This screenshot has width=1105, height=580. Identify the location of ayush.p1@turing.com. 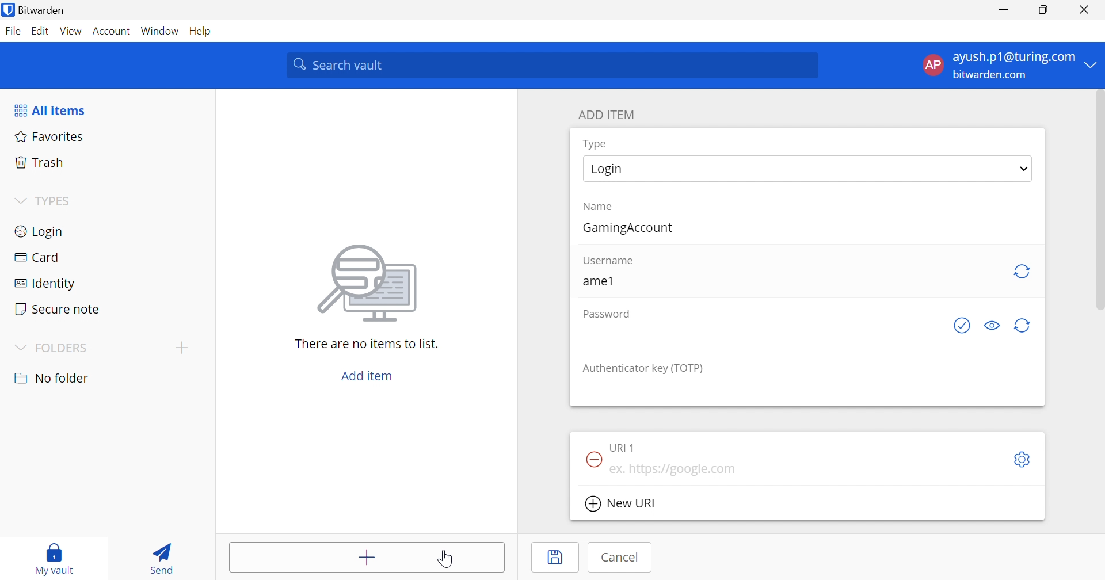
(1016, 59).